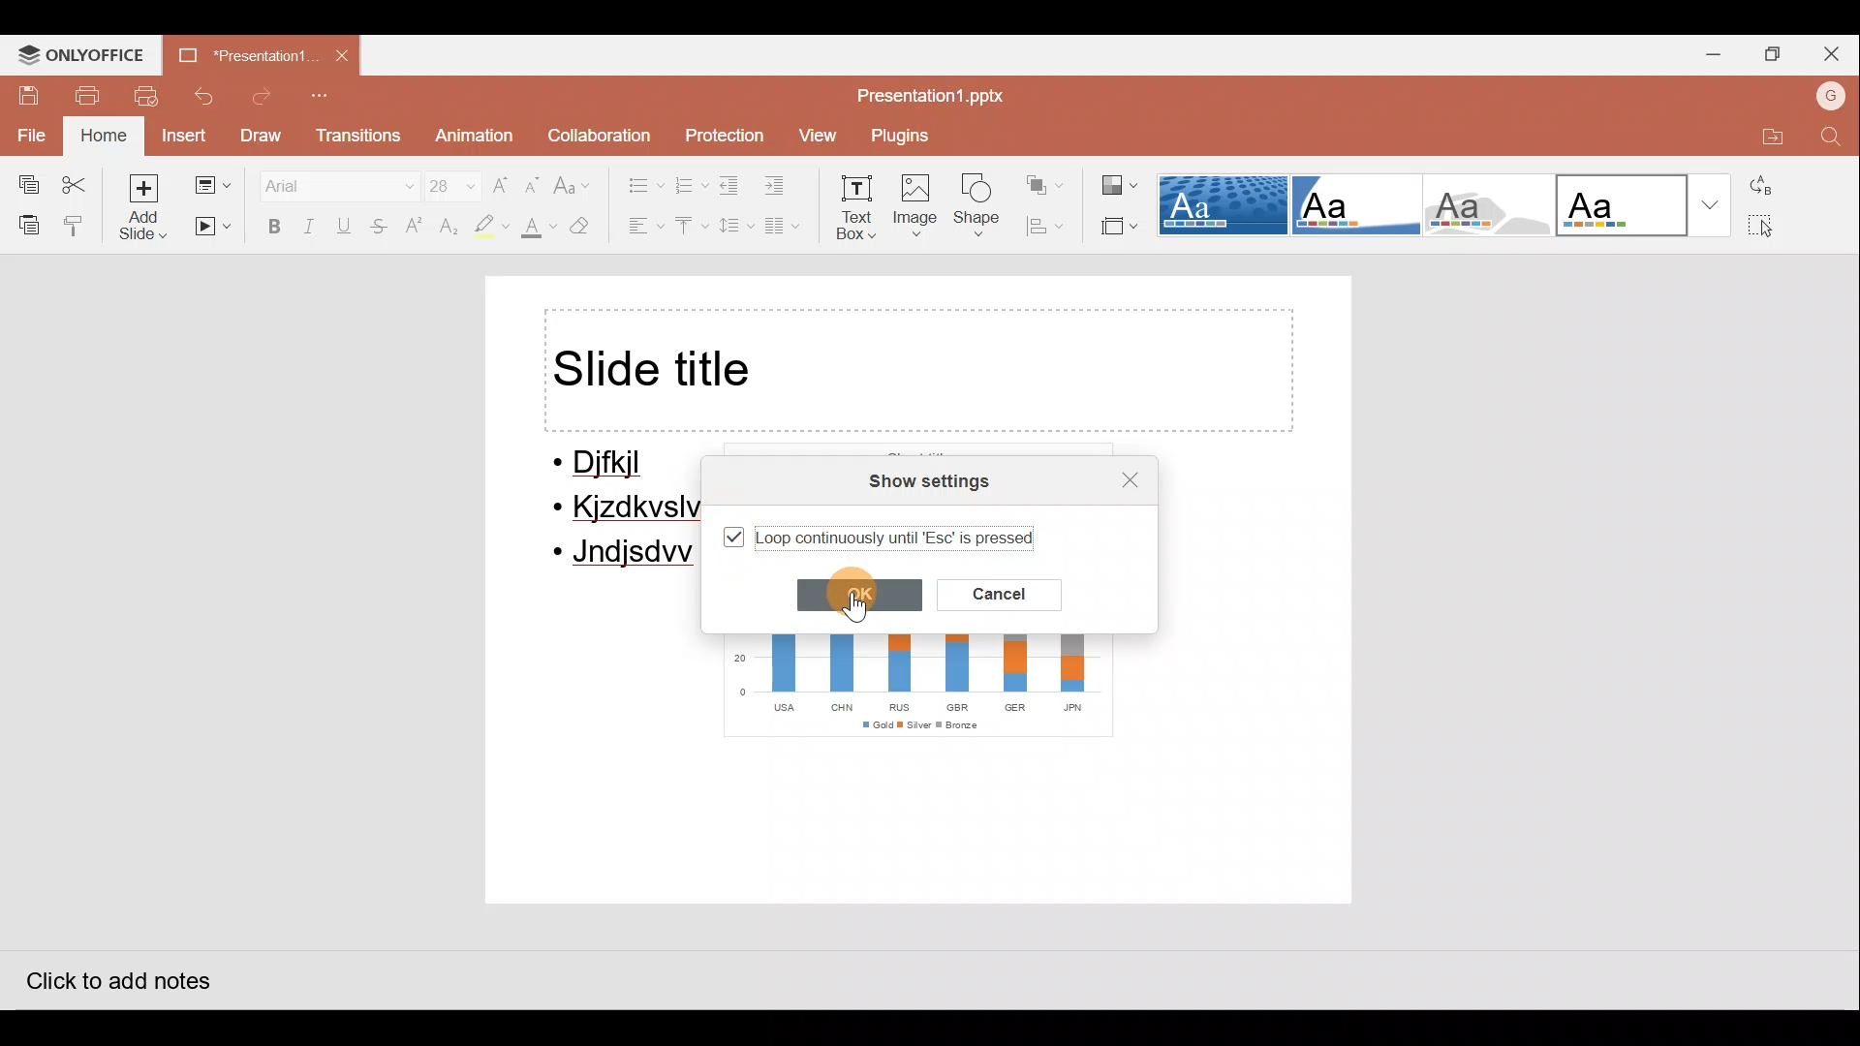  Describe the element at coordinates (531, 182) in the screenshot. I see `Decrease font size` at that location.